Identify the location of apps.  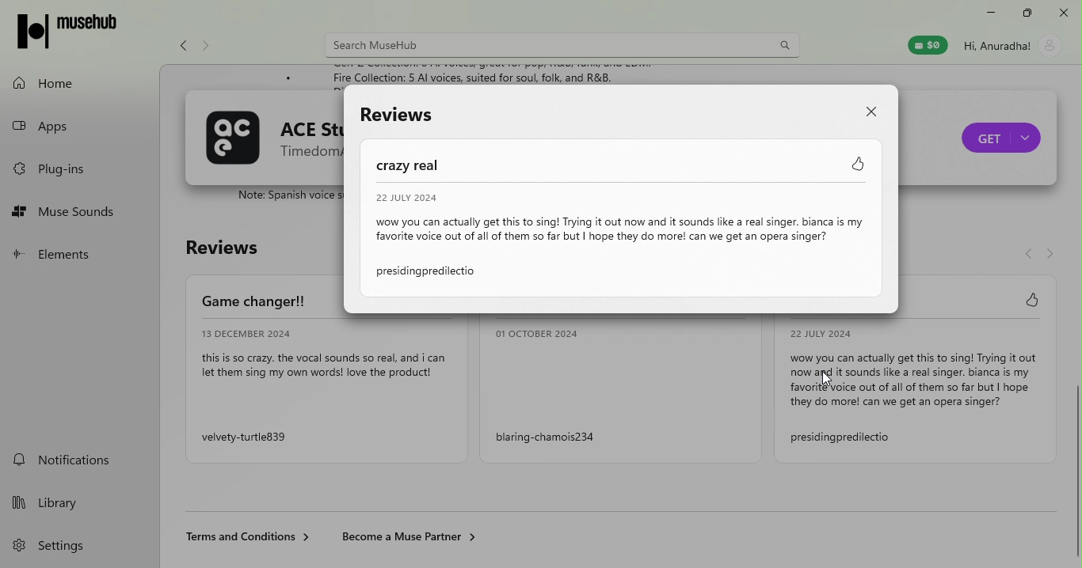
(81, 125).